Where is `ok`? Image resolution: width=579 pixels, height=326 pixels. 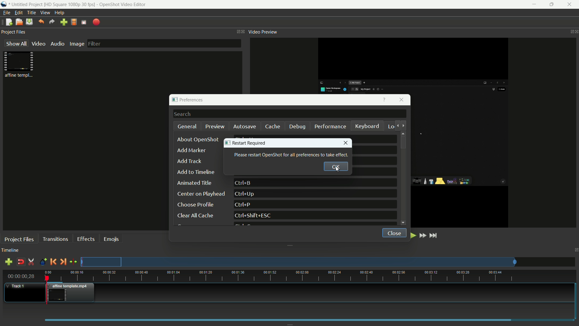
ok is located at coordinates (335, 166).